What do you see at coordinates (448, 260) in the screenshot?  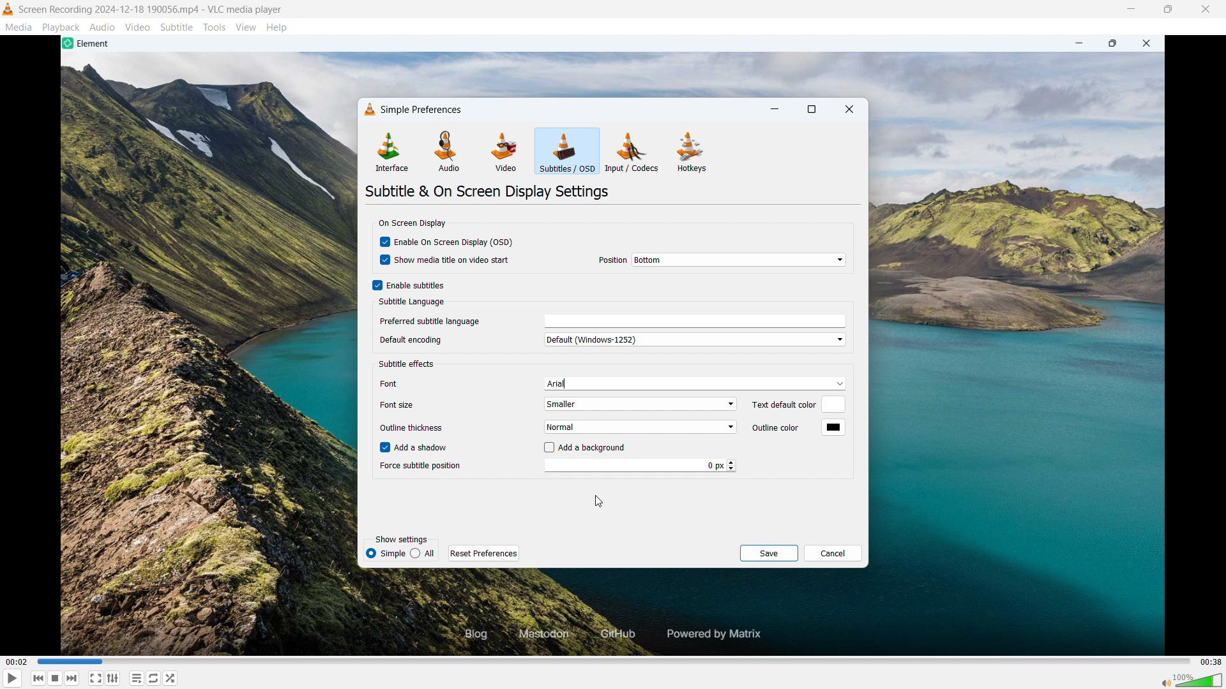 I see `show media title on video start` at bounding box center [448, 260].